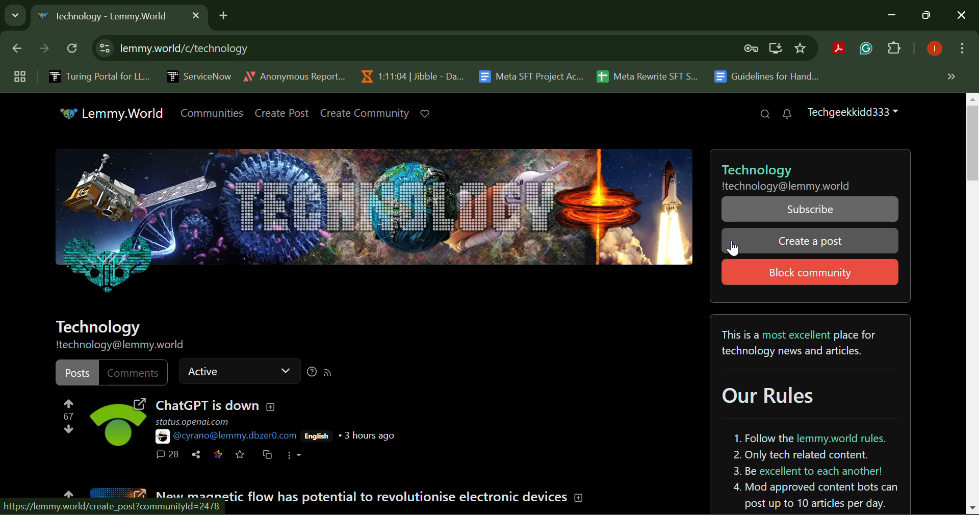 This screenshot has height=515, width=979. I want to click on Next Page , so click(43, 51).